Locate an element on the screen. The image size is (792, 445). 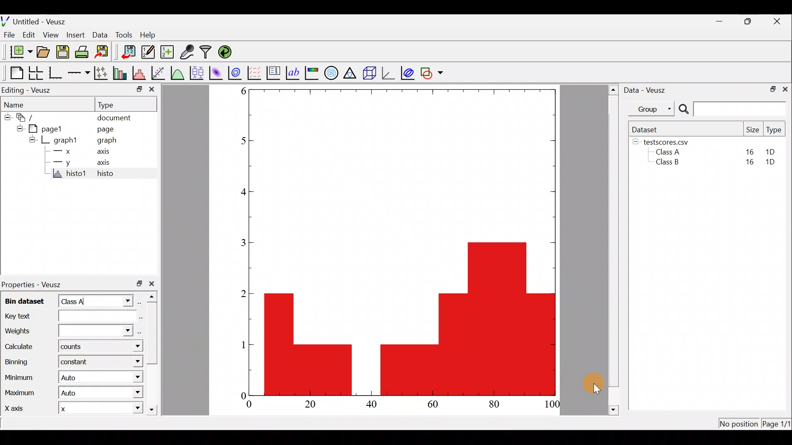
axis is located at coordinates (106, 163).